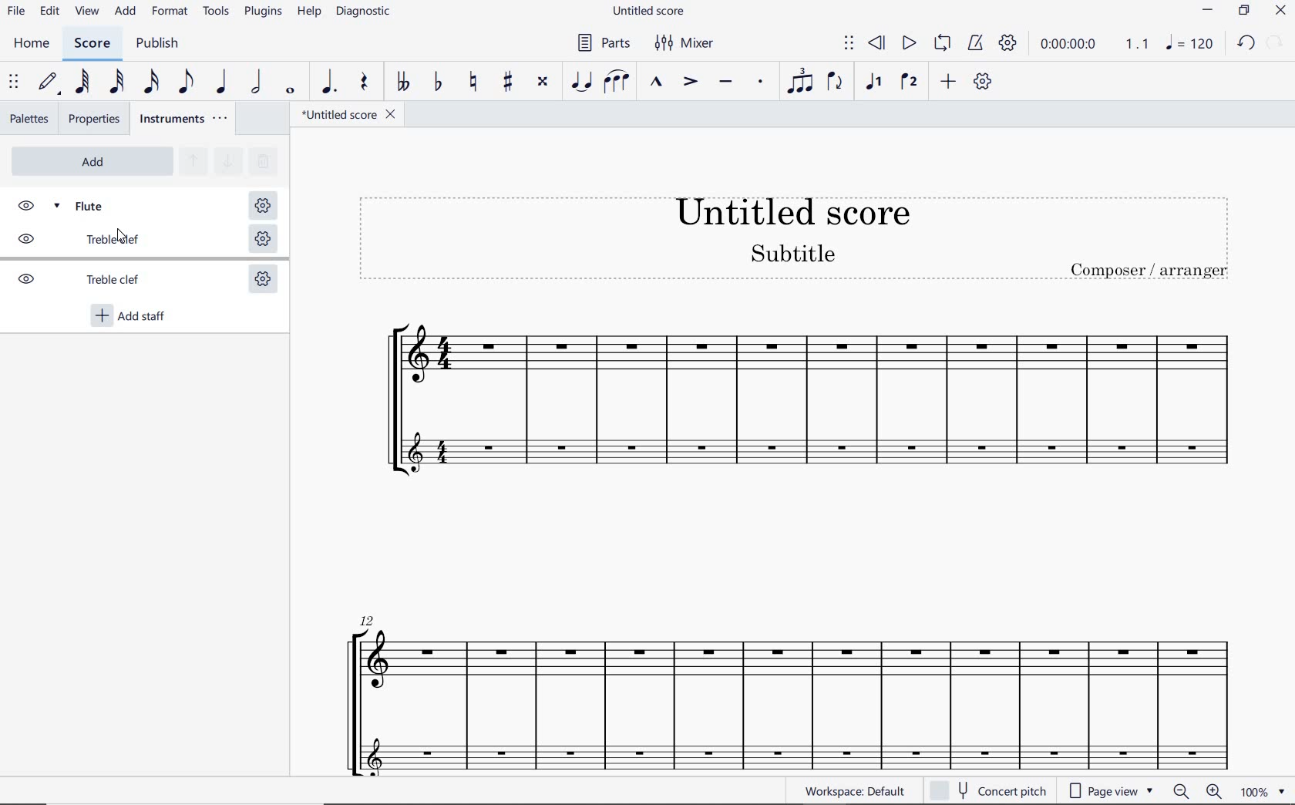 This screenshot has height=805, width=1295. I want to click on METRONOME, so click(977, 44).